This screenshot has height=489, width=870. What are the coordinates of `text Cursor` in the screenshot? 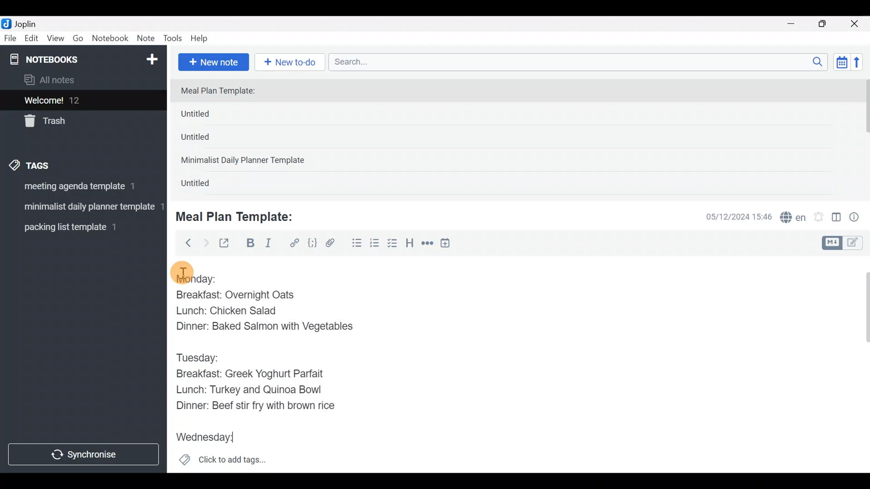 It's located at (247, 439).